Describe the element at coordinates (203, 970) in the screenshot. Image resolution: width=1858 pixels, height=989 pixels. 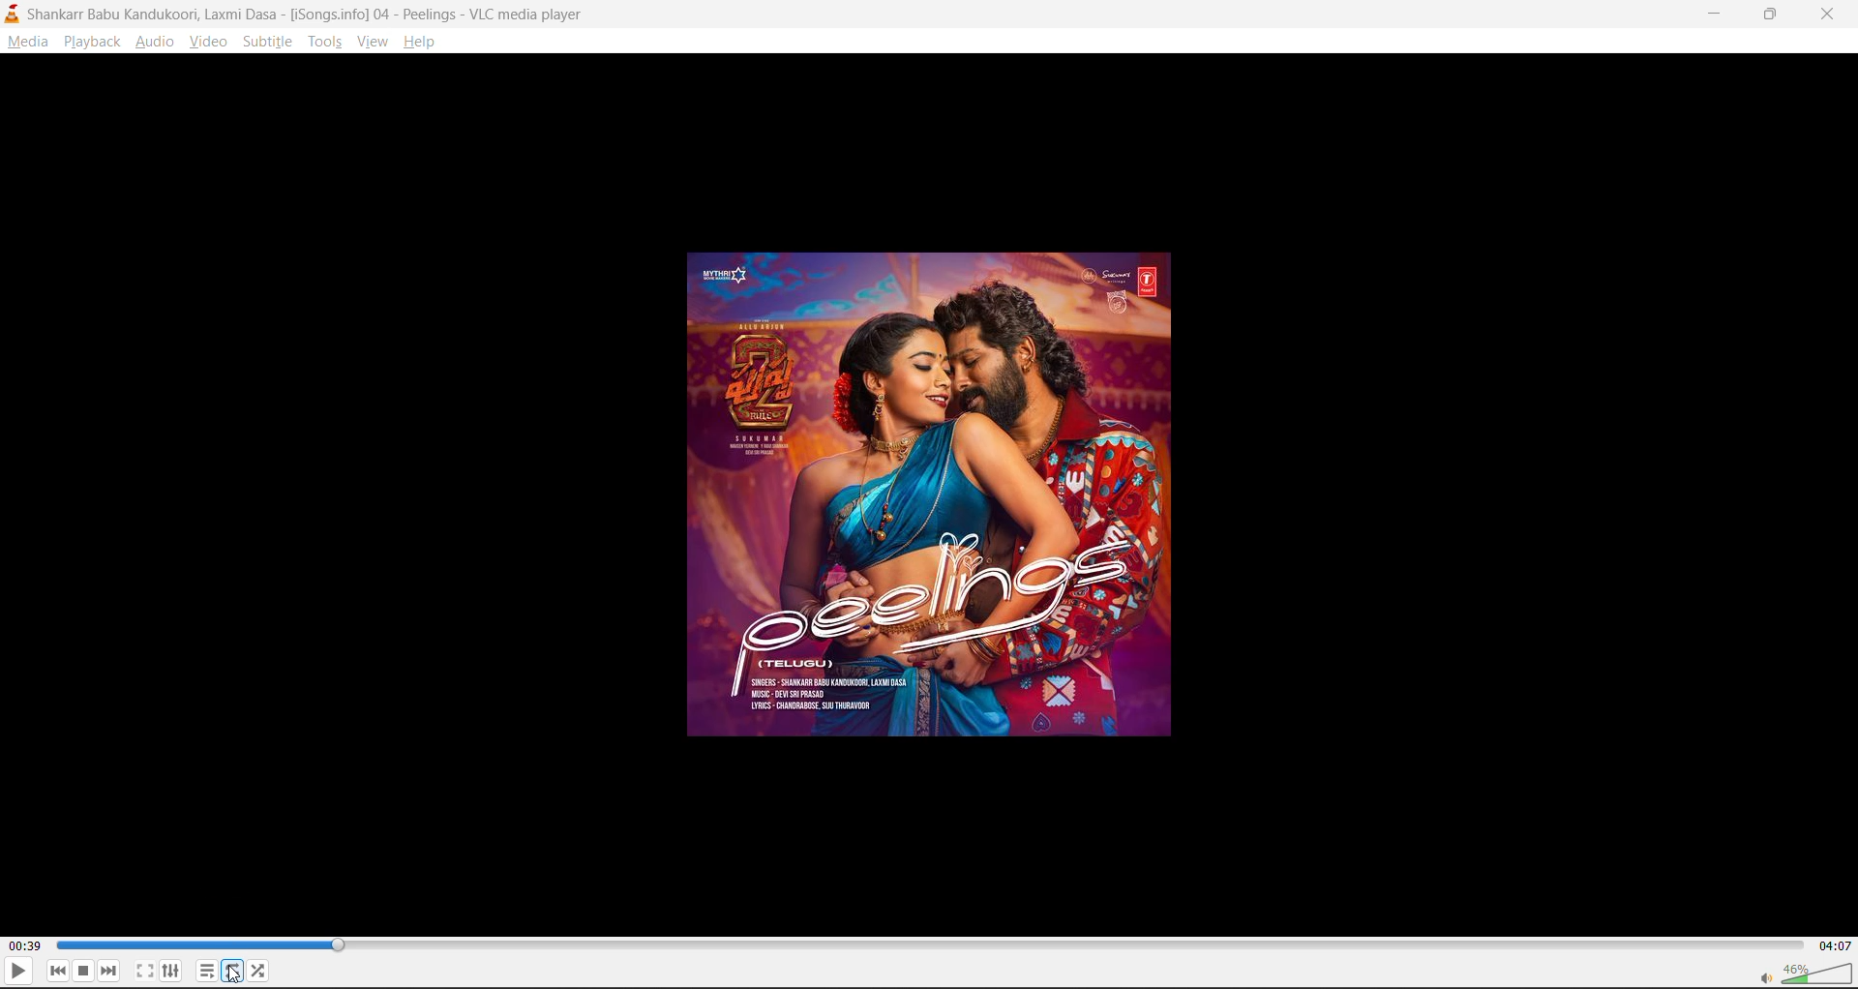
I see `playlist` at that location.